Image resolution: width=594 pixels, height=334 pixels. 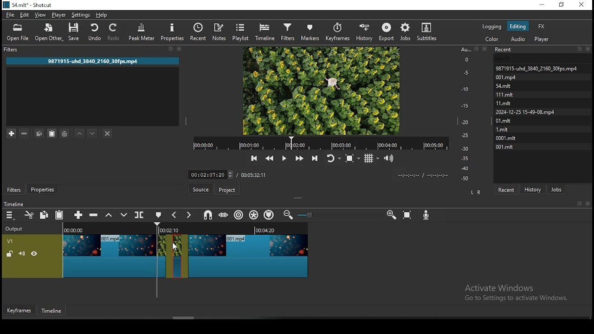 I want to click on paste, so click(x=52, y=134).